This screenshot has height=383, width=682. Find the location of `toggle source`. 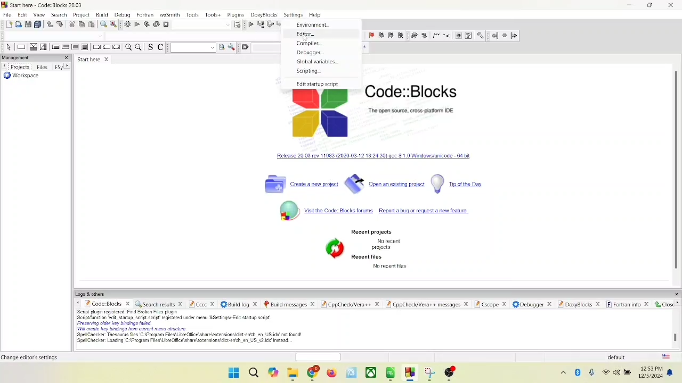

toggle source is located at coordinates (149, 46).